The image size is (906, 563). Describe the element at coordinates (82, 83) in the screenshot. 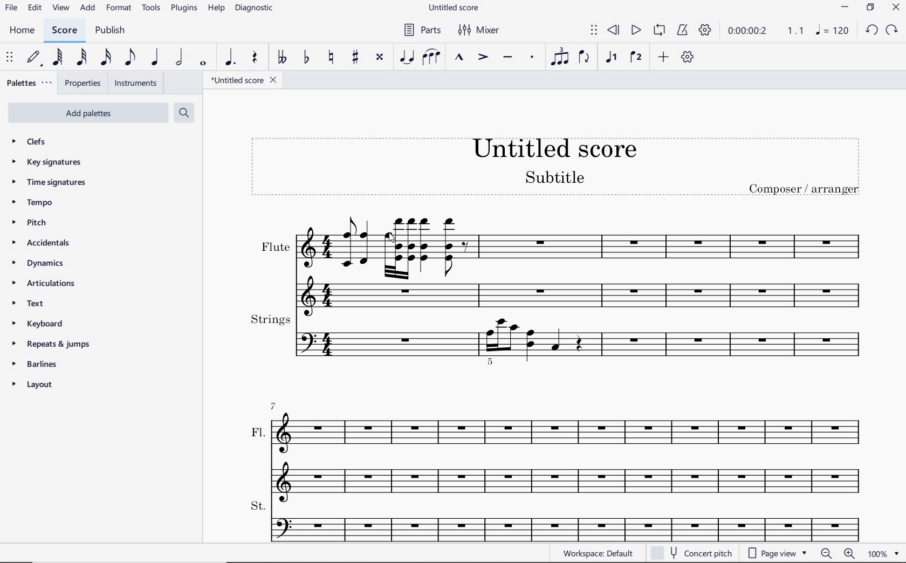

I see `properties` at that location.